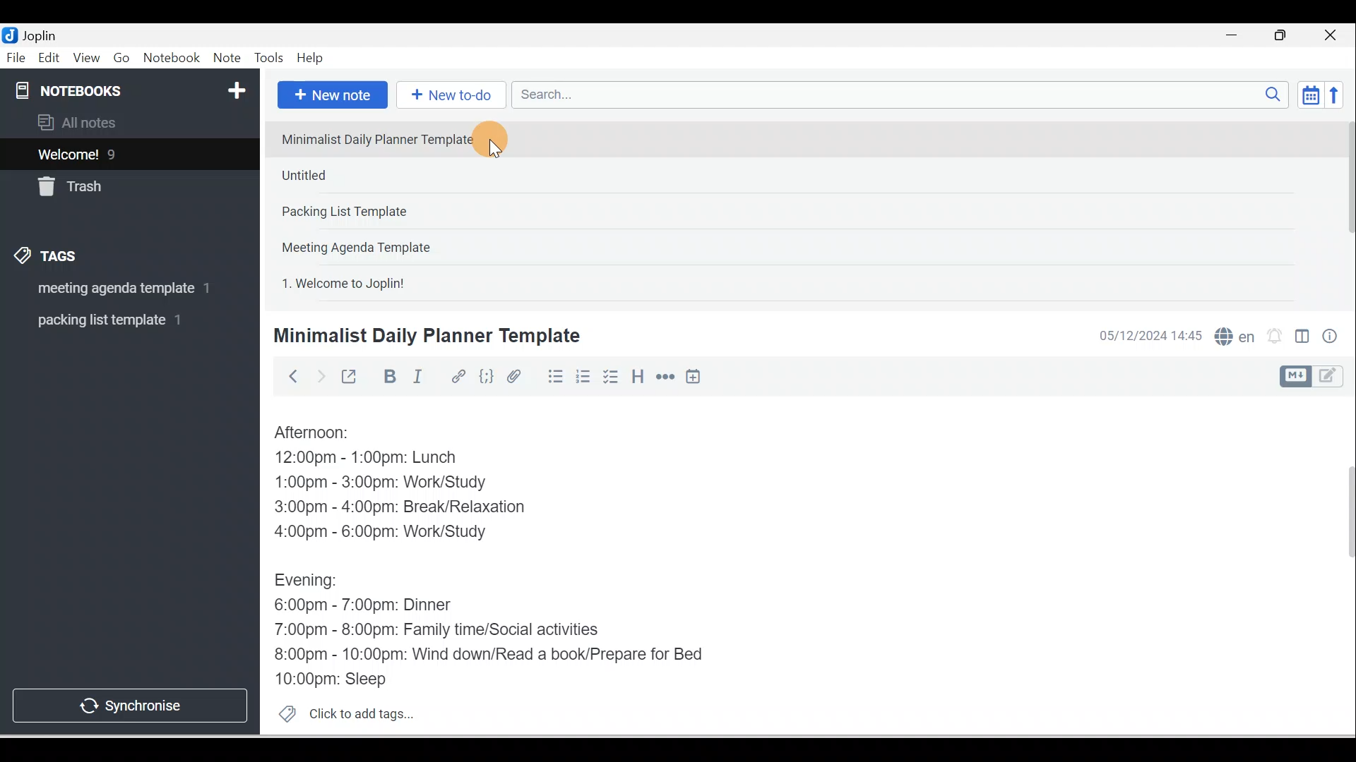  I want to click on New to-do, so click(448, 96).